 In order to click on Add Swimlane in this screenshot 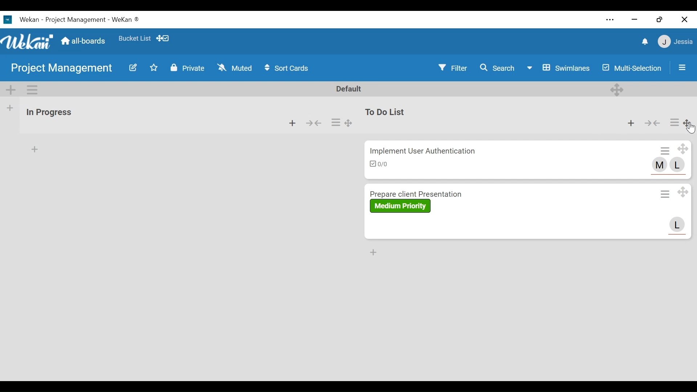, I will do `click(10, 90)`.